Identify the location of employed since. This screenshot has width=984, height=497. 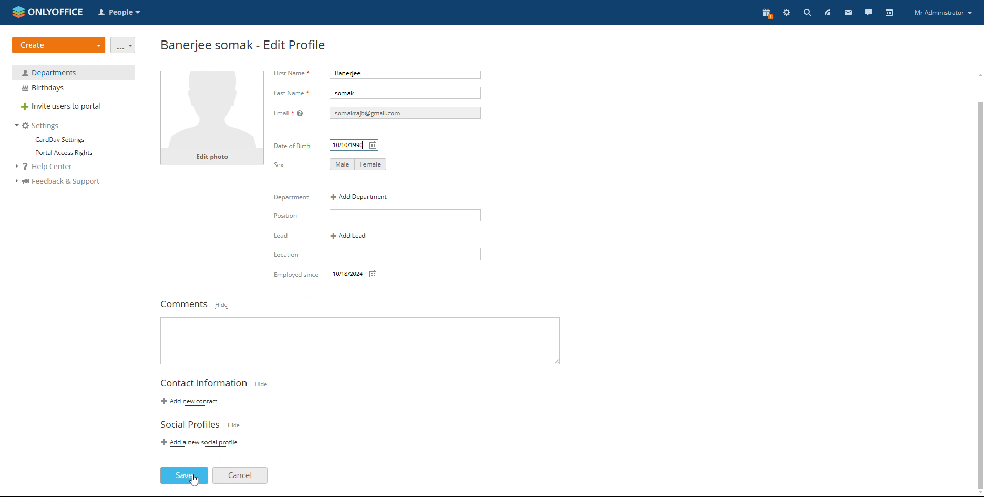
(355, 274).